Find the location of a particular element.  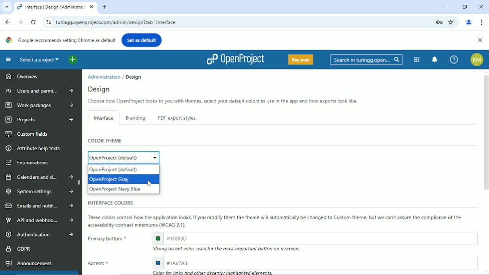

Color theme is located at coordinates (106, 141).